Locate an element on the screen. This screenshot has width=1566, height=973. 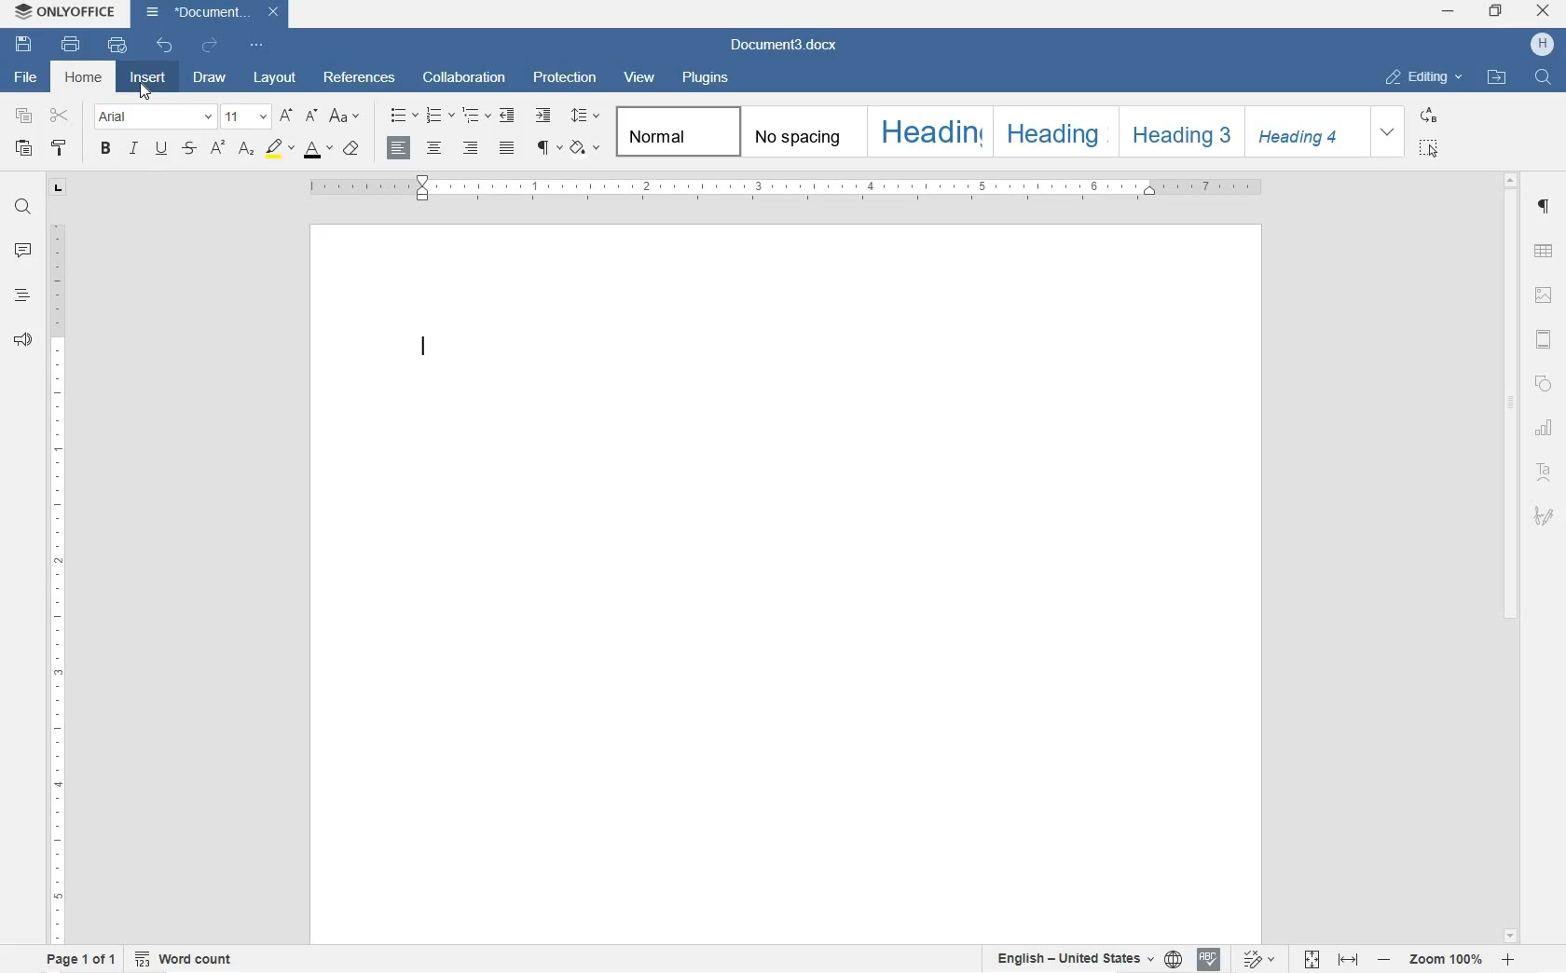
HP is located at coordinates (1542, 45).